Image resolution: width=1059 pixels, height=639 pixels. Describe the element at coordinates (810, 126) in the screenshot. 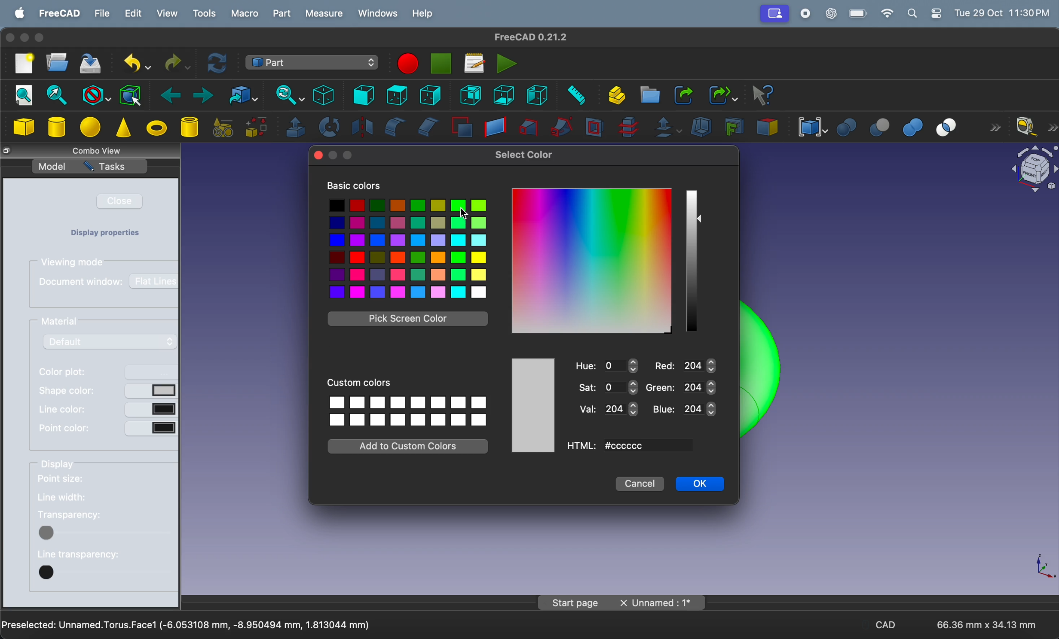

I see `compound tools` at that location.